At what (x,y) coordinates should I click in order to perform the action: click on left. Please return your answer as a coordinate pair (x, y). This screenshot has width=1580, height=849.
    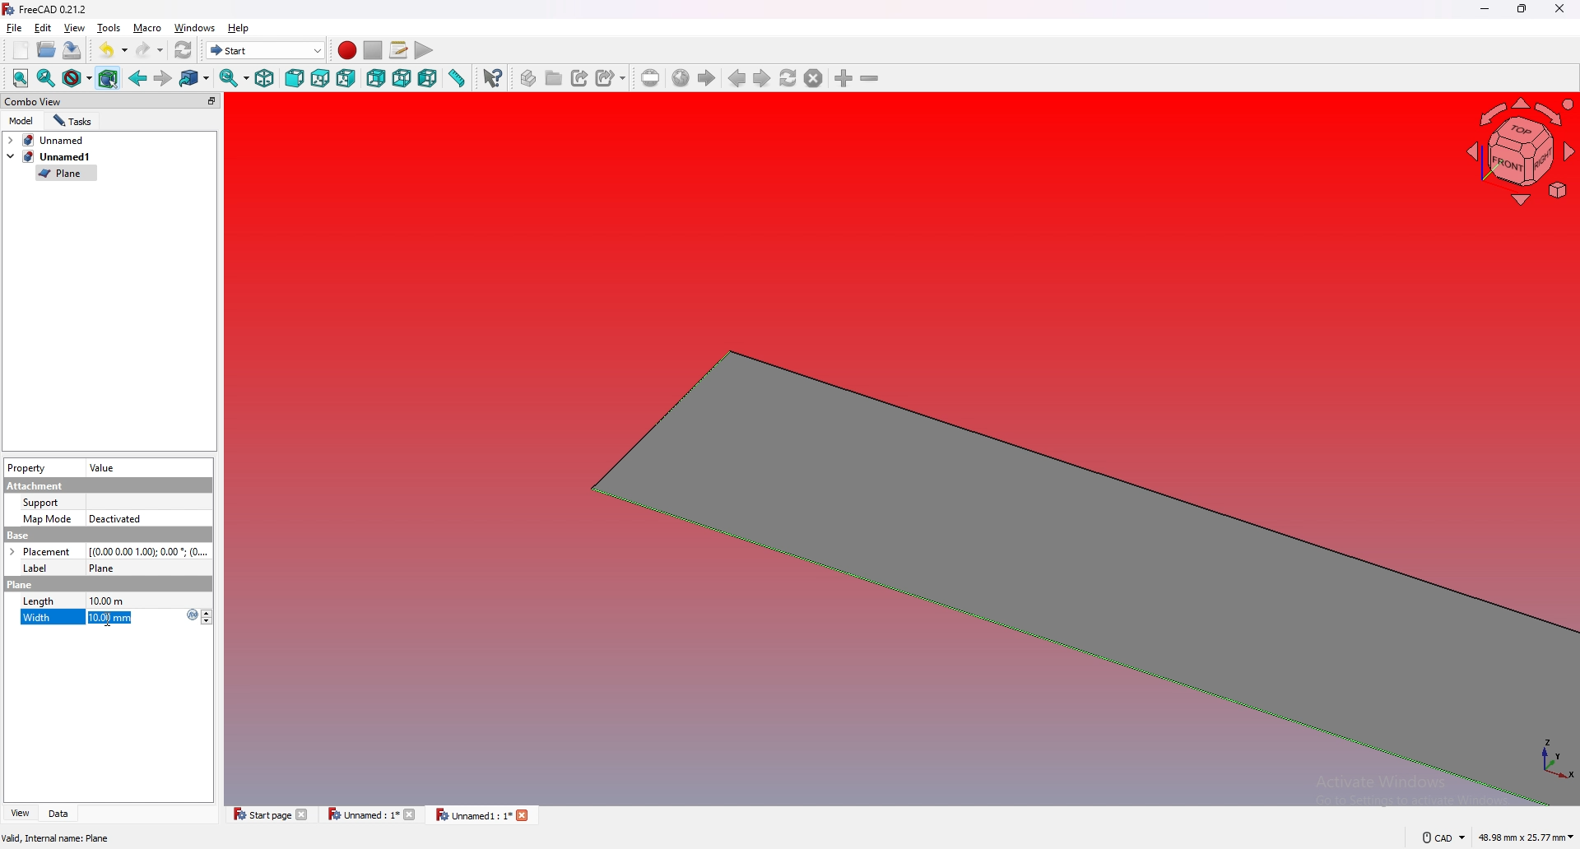
    Looking at the image, I should click on (428, 79).